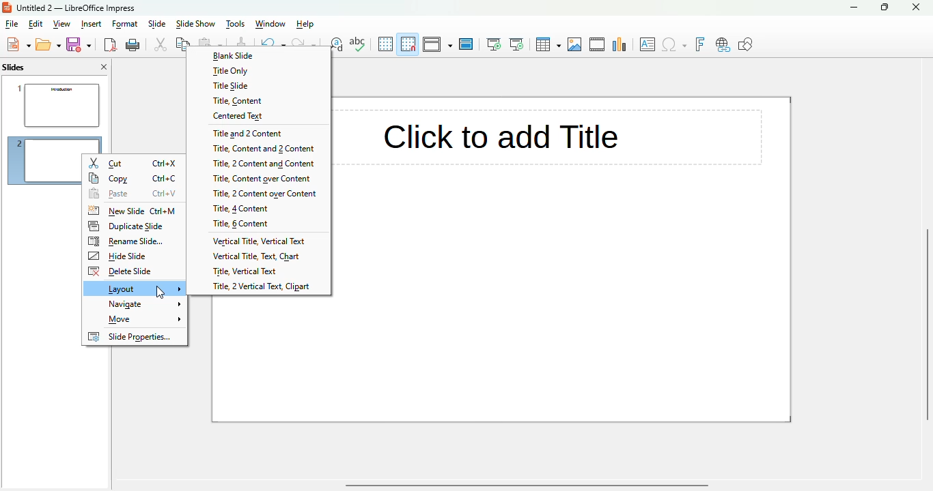 The height and width of the screenshot is (491, 933). I want to click on master slide, so click(466, 44).